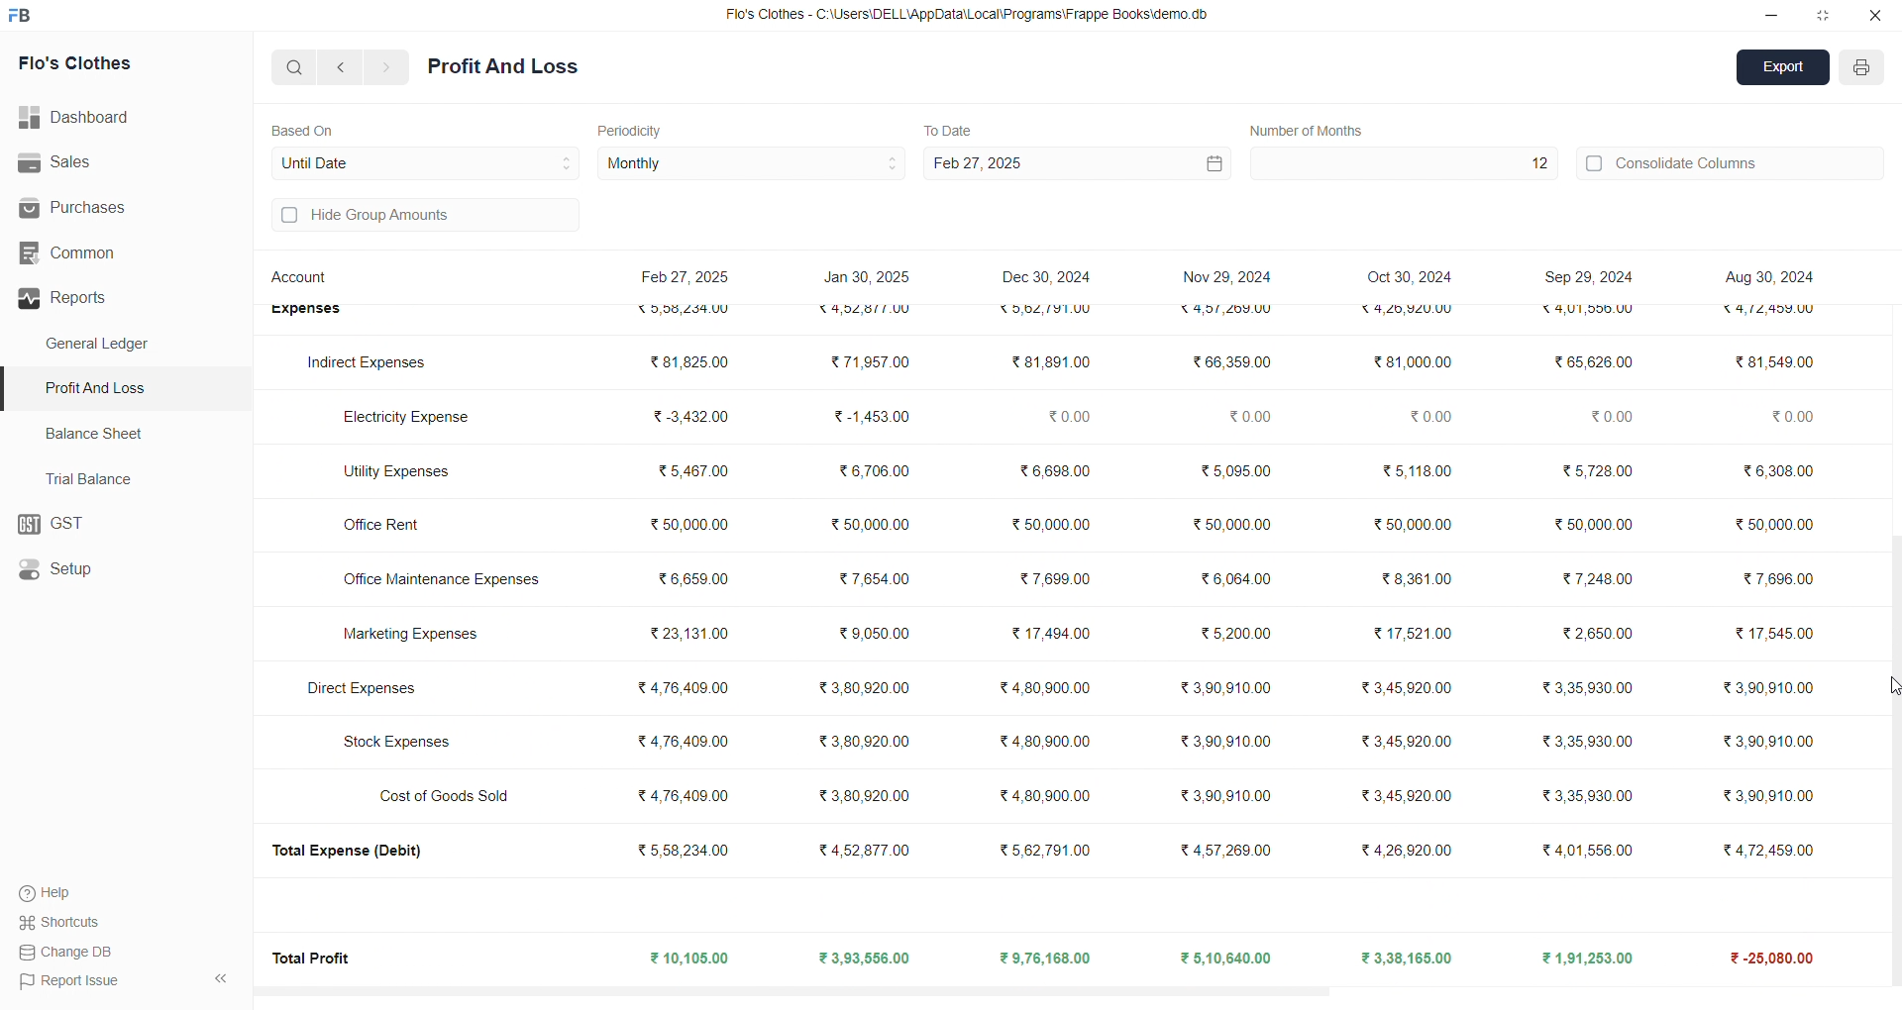 This screenshot has height=1010, width=1902. What do you see at coordinates (1610, 419) in the screenshot?
I see `₹0.00` at bounding box center [1610, 419].